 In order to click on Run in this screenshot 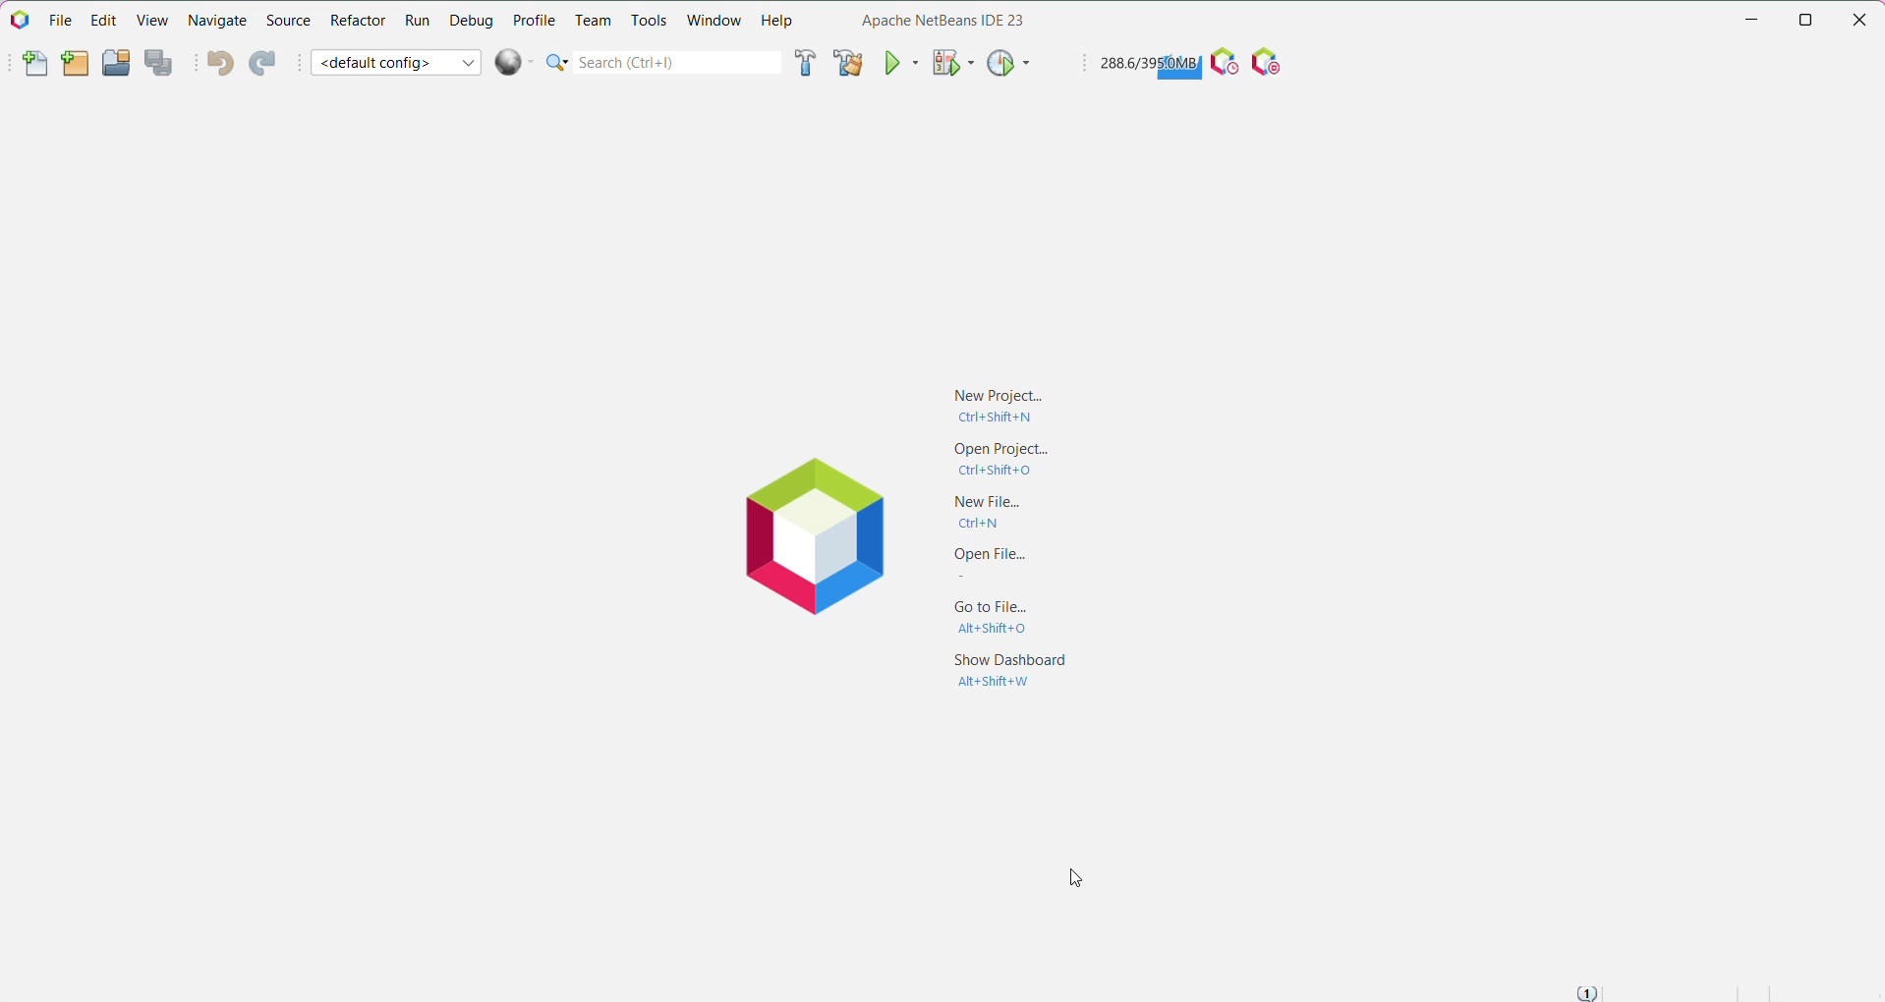, I will do `click(416, 21)`.